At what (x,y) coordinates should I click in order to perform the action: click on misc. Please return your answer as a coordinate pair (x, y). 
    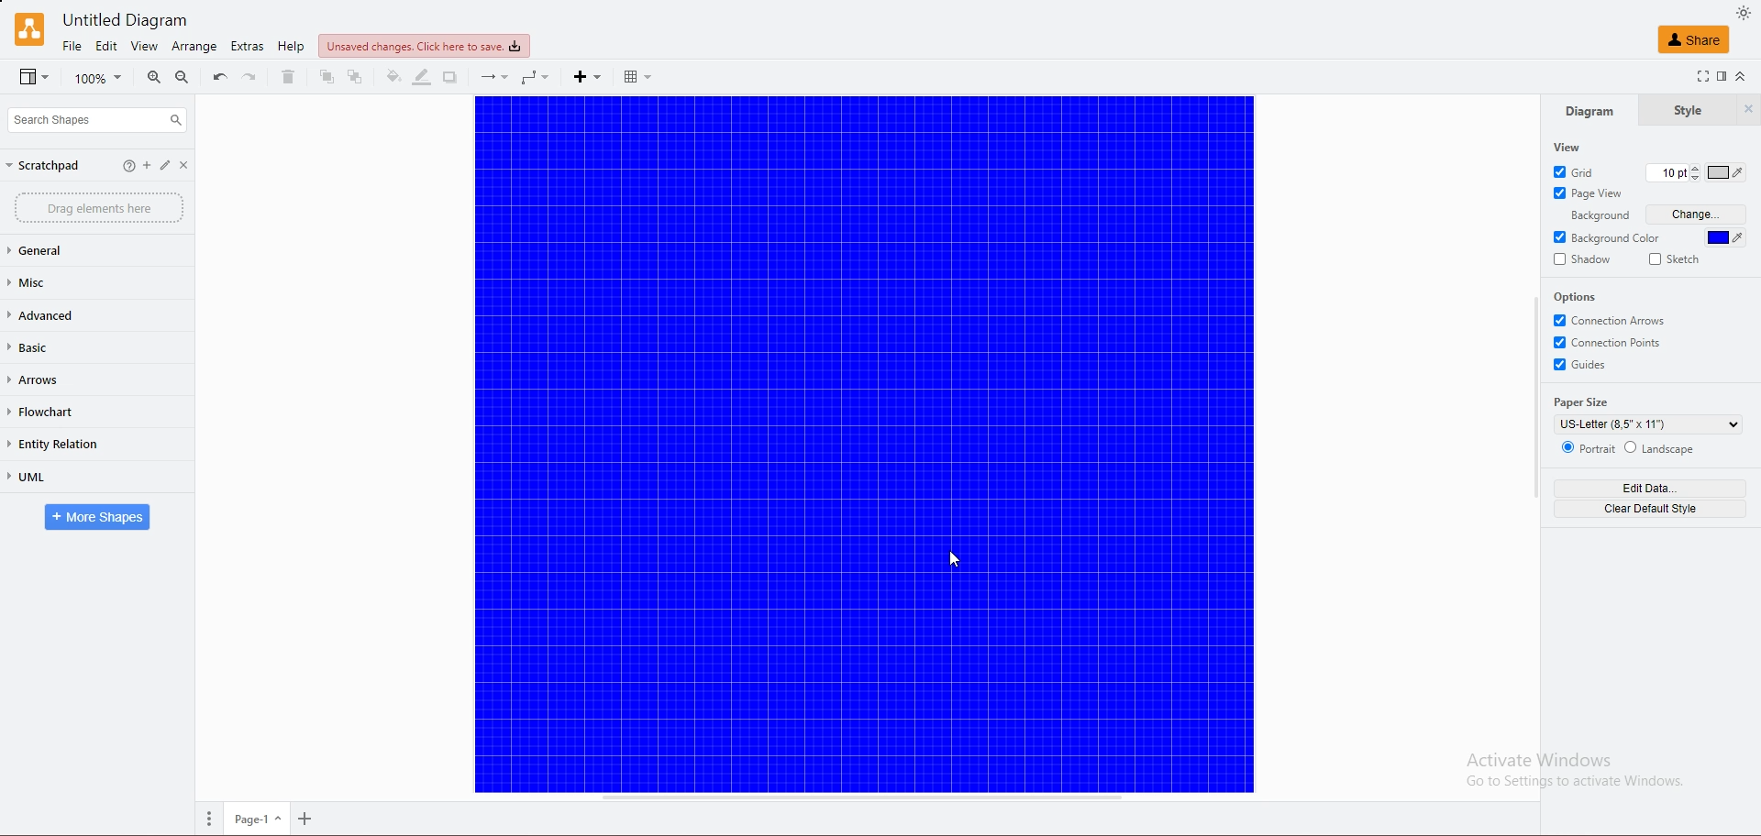
    Looking at the image, I should click on (75, 282).